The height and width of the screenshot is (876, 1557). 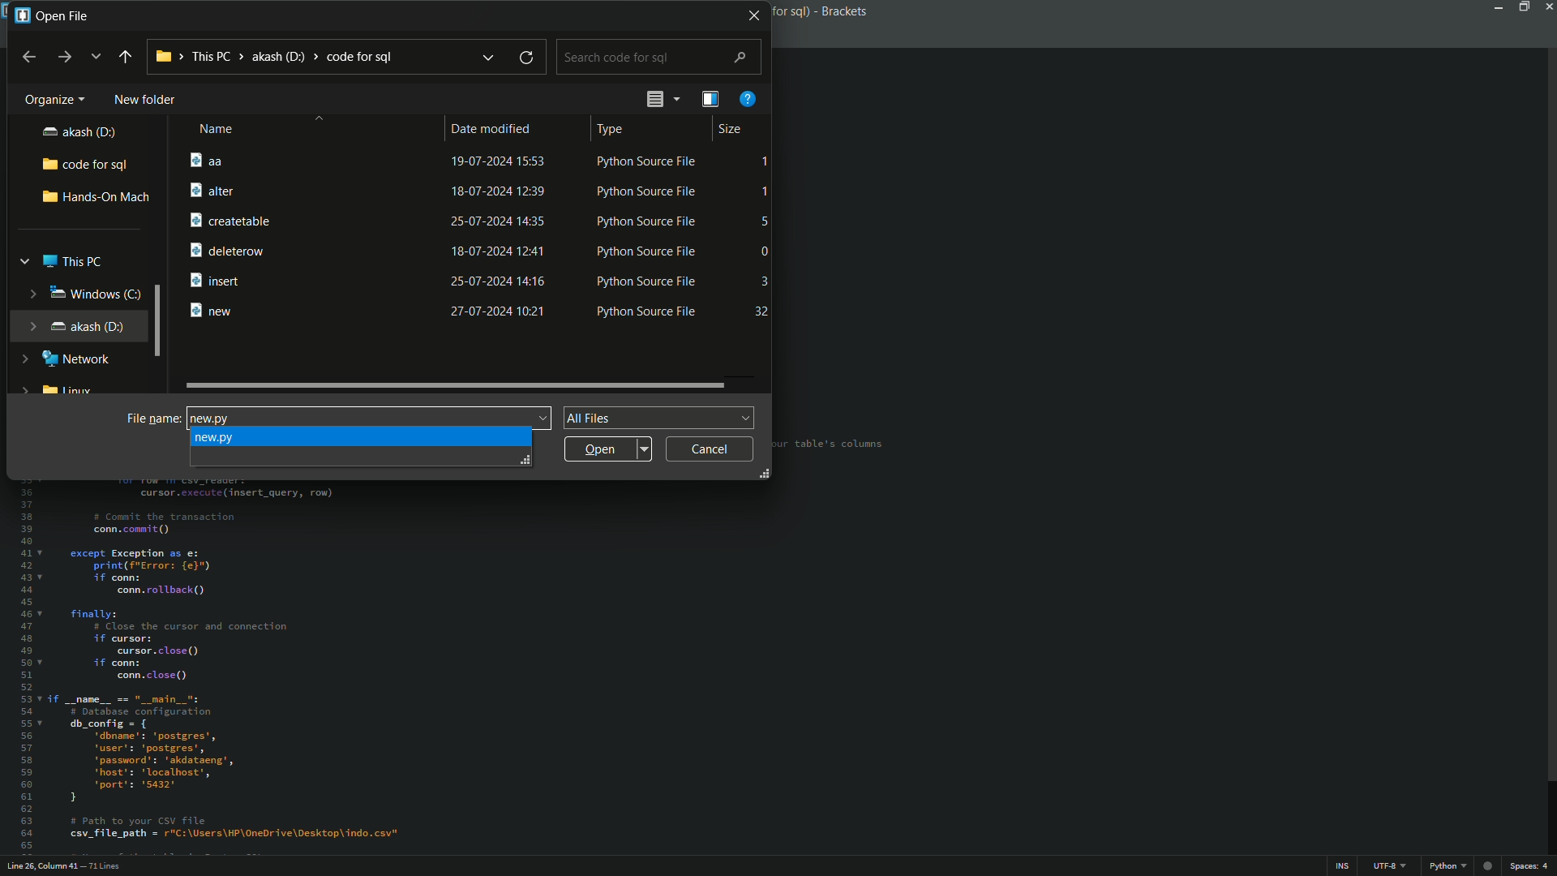 I want to click on refresh, so click(x=525, y=58).